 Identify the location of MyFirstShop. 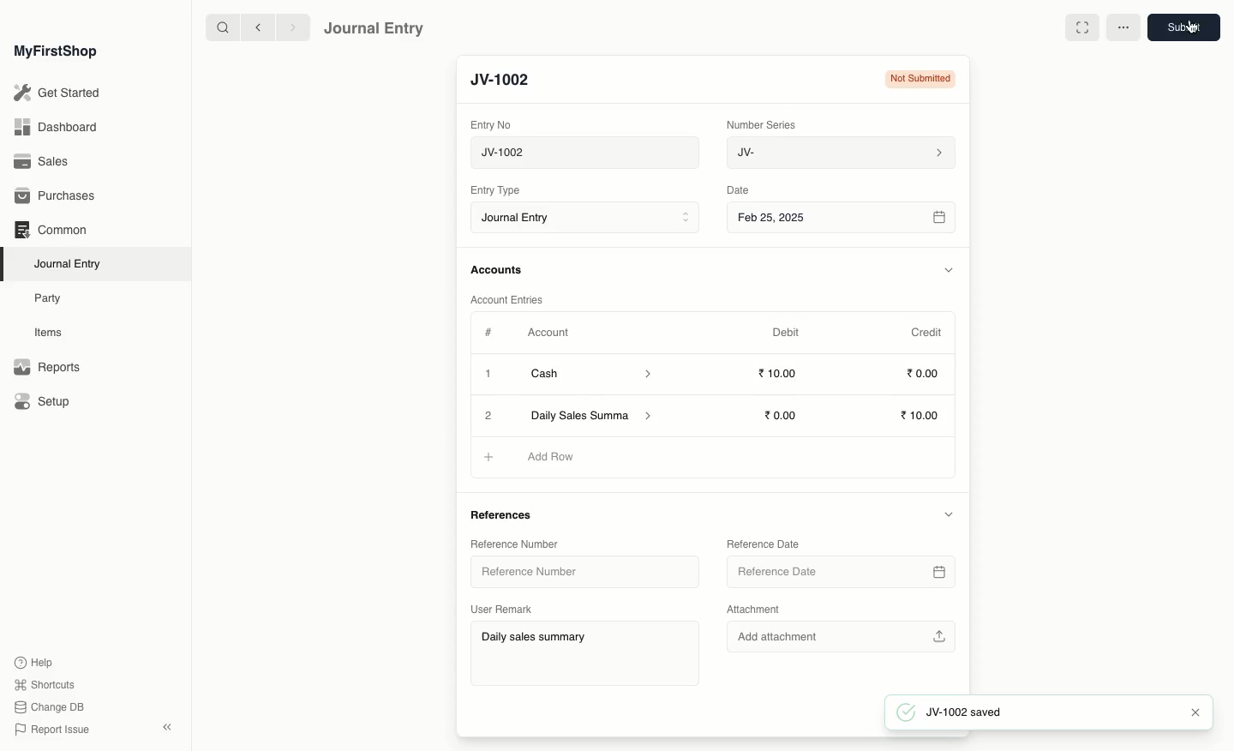
(54, 52).